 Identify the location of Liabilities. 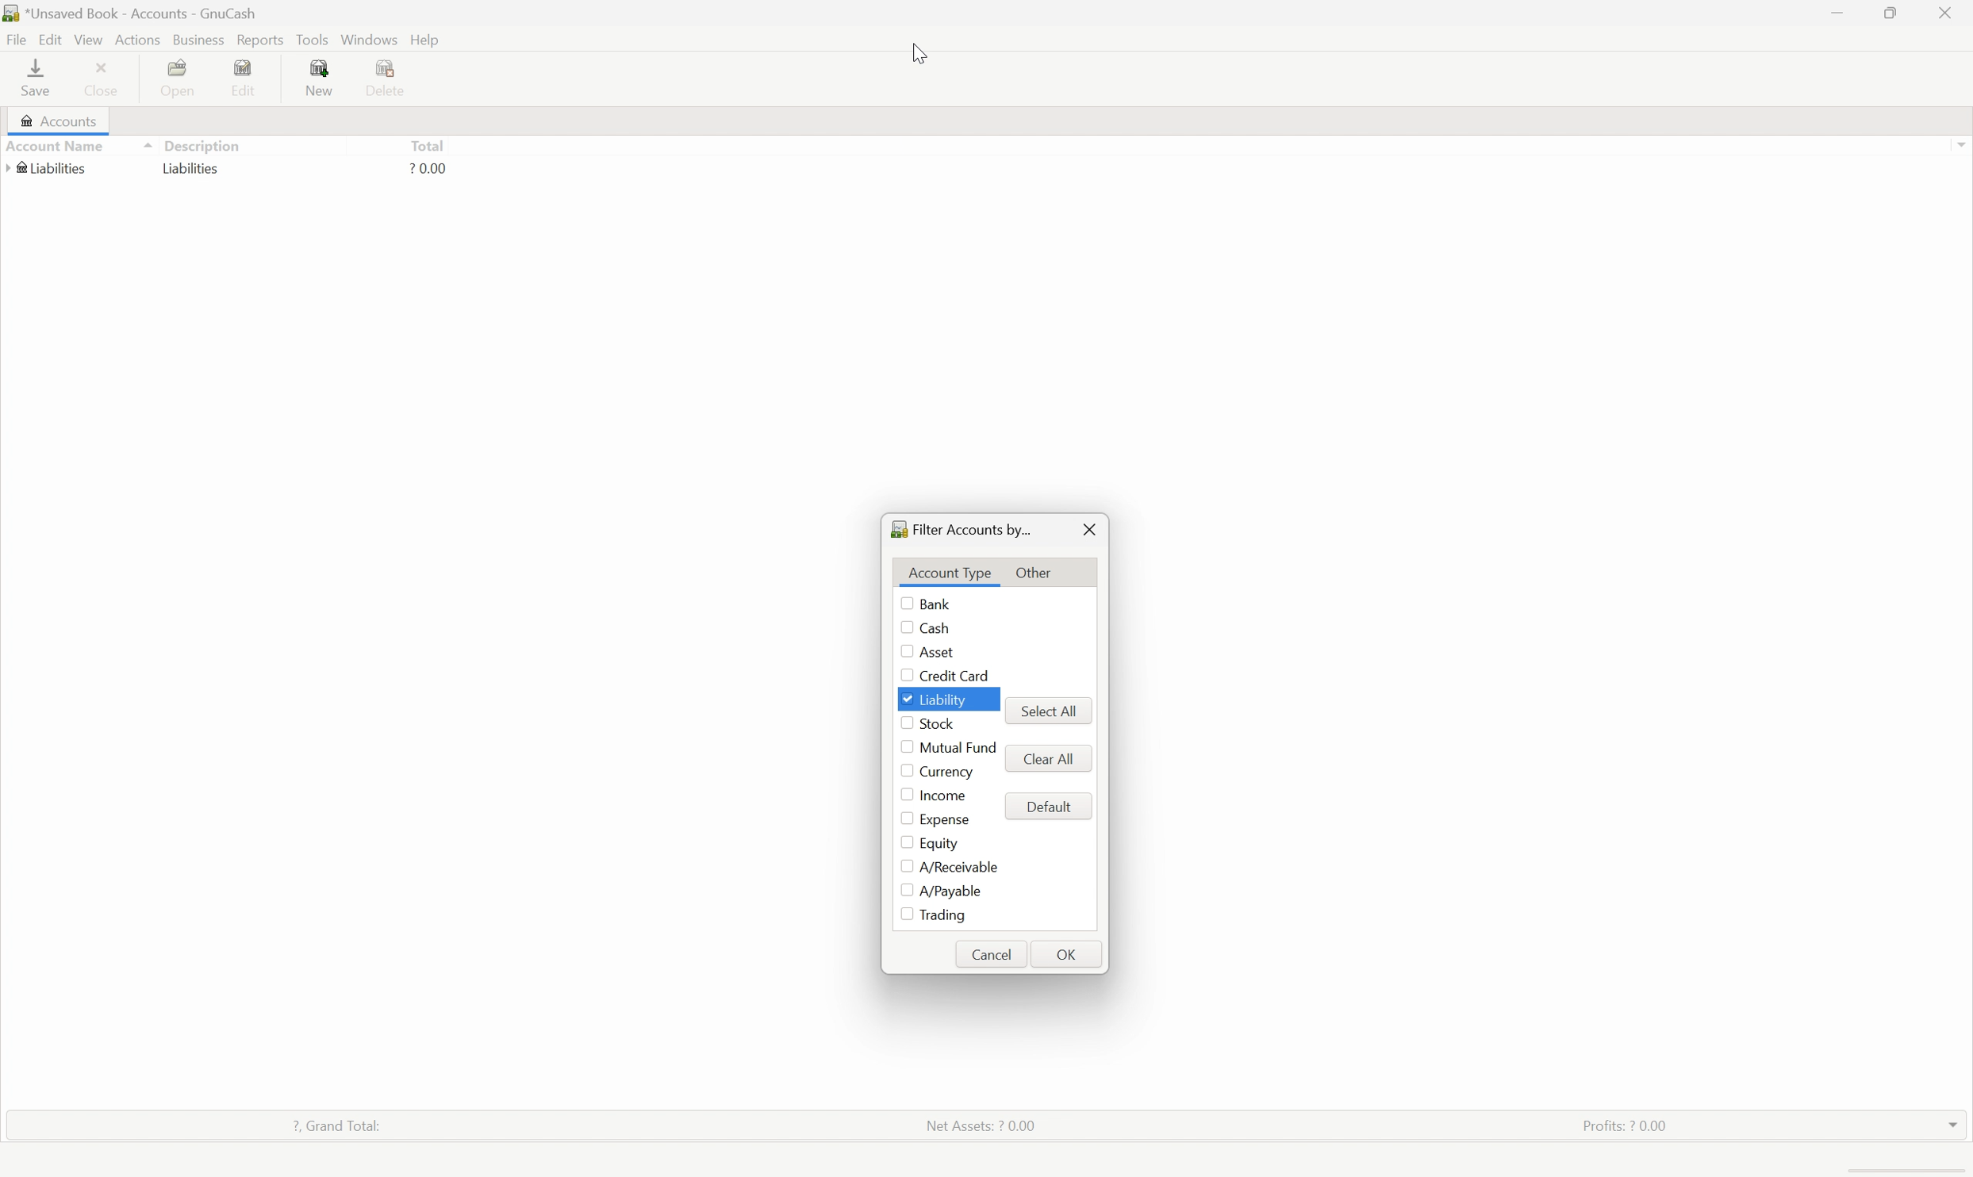
(192, 169).